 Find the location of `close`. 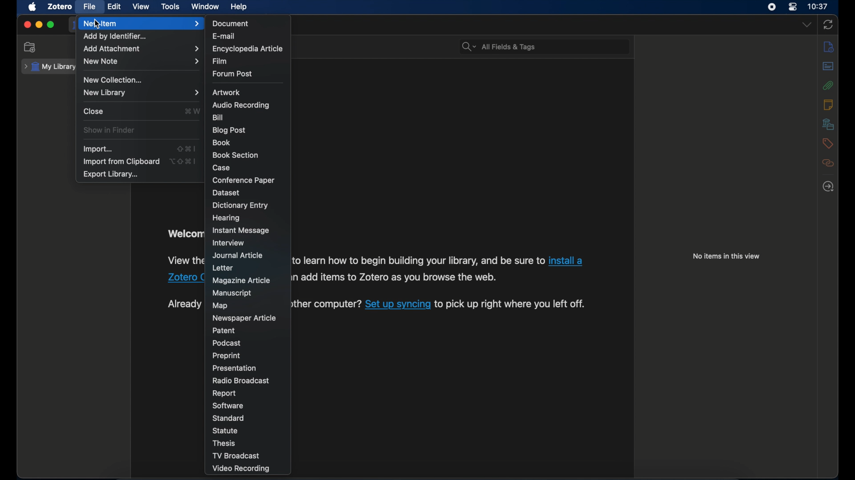

close is located at coordinates (94, 111).